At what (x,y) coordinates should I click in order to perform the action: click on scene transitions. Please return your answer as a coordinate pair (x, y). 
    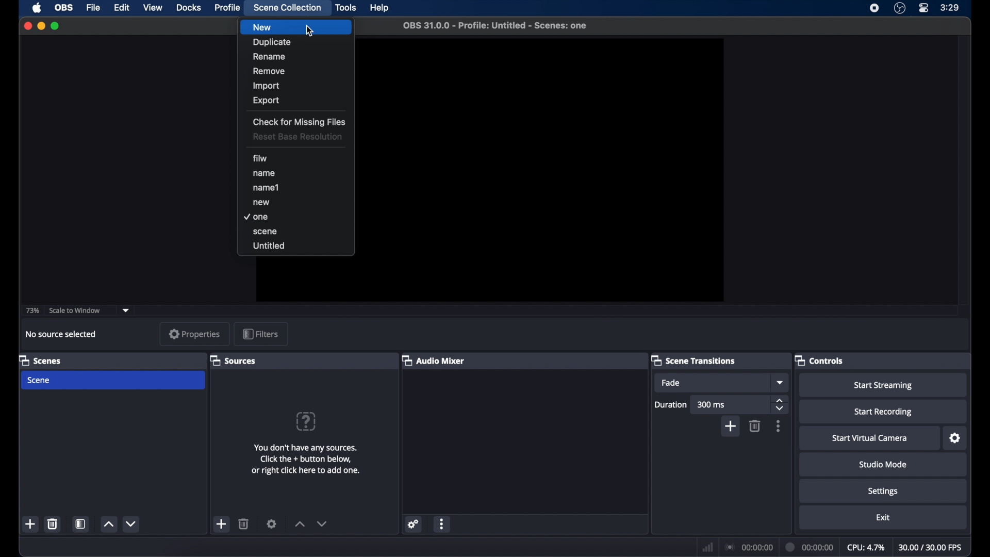
    Looking at the image, I should click on (693, 361).